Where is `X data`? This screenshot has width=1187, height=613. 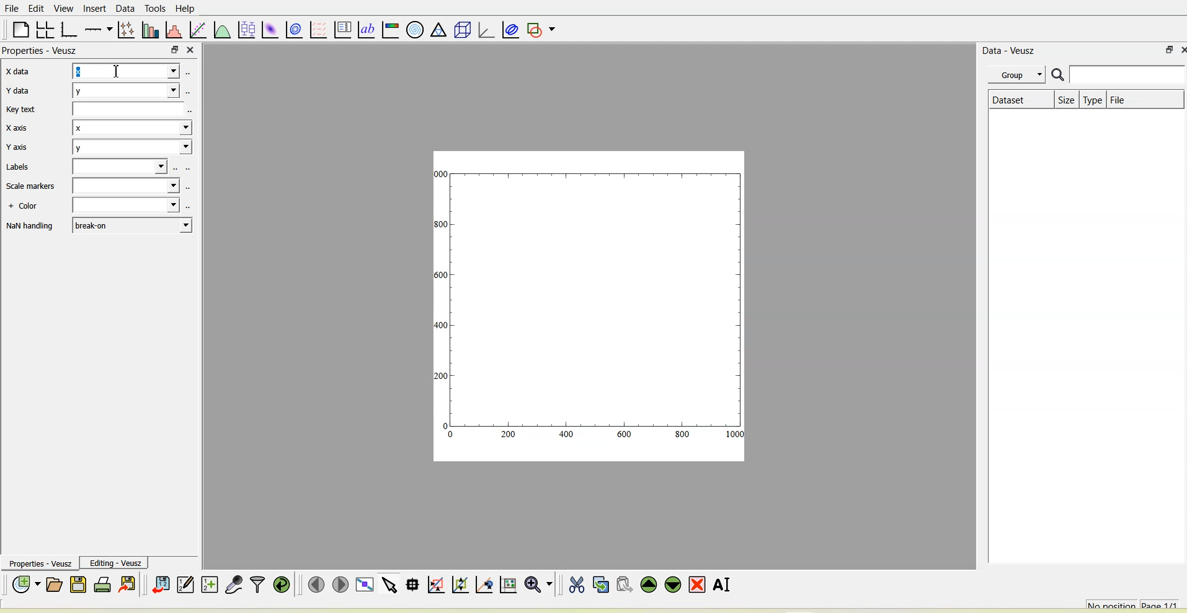 X data is located at coordinates (24, 70).